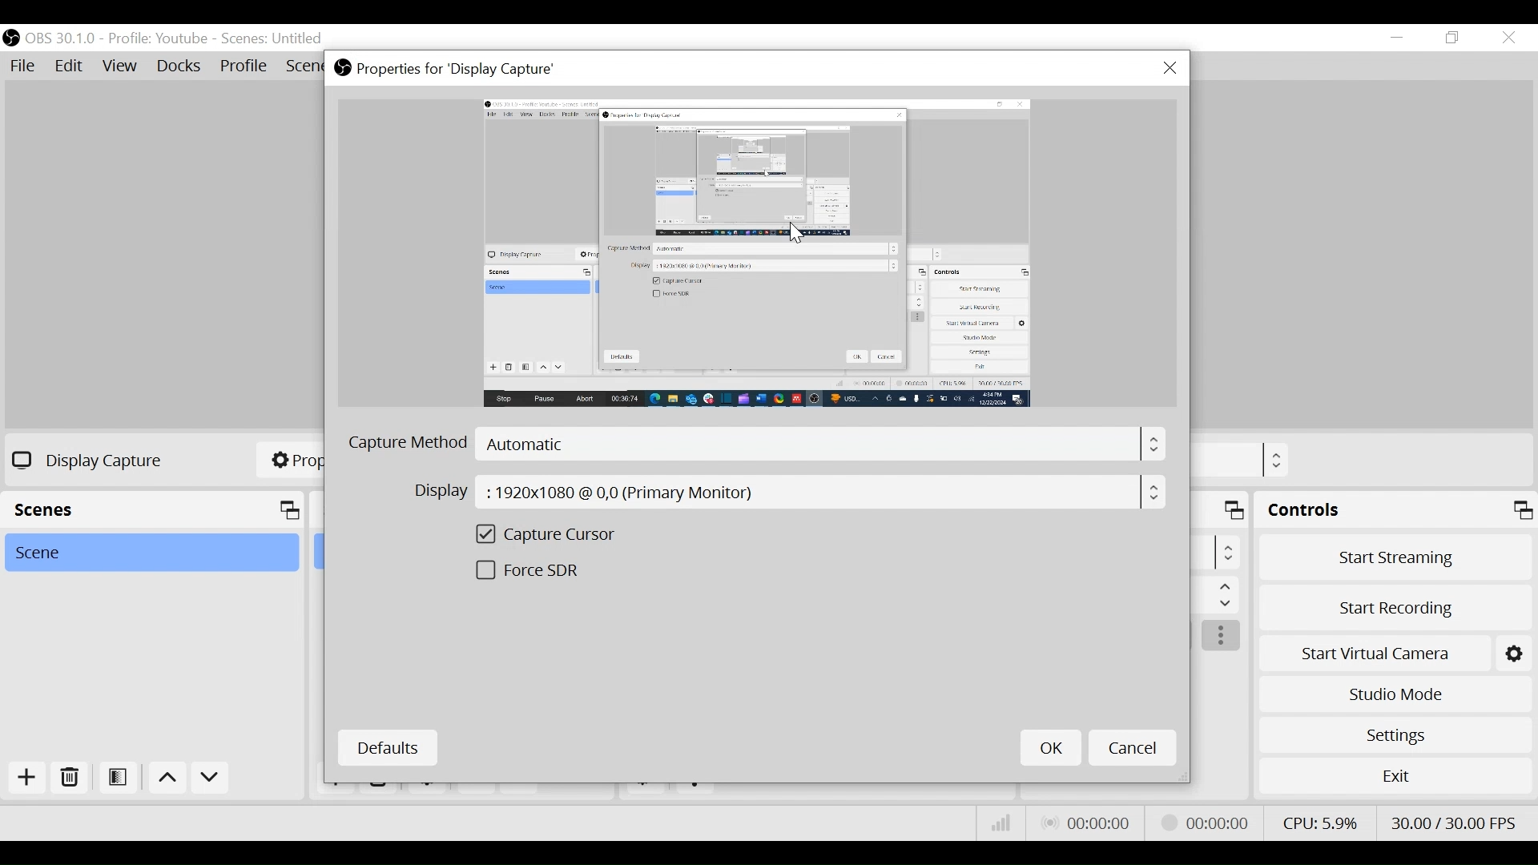 This screenshot has height=865, width=1538. What do you see at coordinates (754, 445) in the screenshot?
I see `Capture Method : Automatic` at bounding box center [754, 445].